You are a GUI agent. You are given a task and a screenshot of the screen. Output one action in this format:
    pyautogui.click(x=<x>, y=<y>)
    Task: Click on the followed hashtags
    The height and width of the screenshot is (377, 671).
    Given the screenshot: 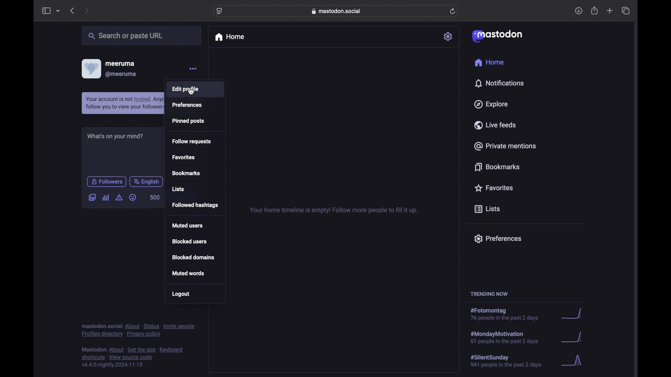 What is the action you would take?
    pyautogui.click(x=195, y=205)
    